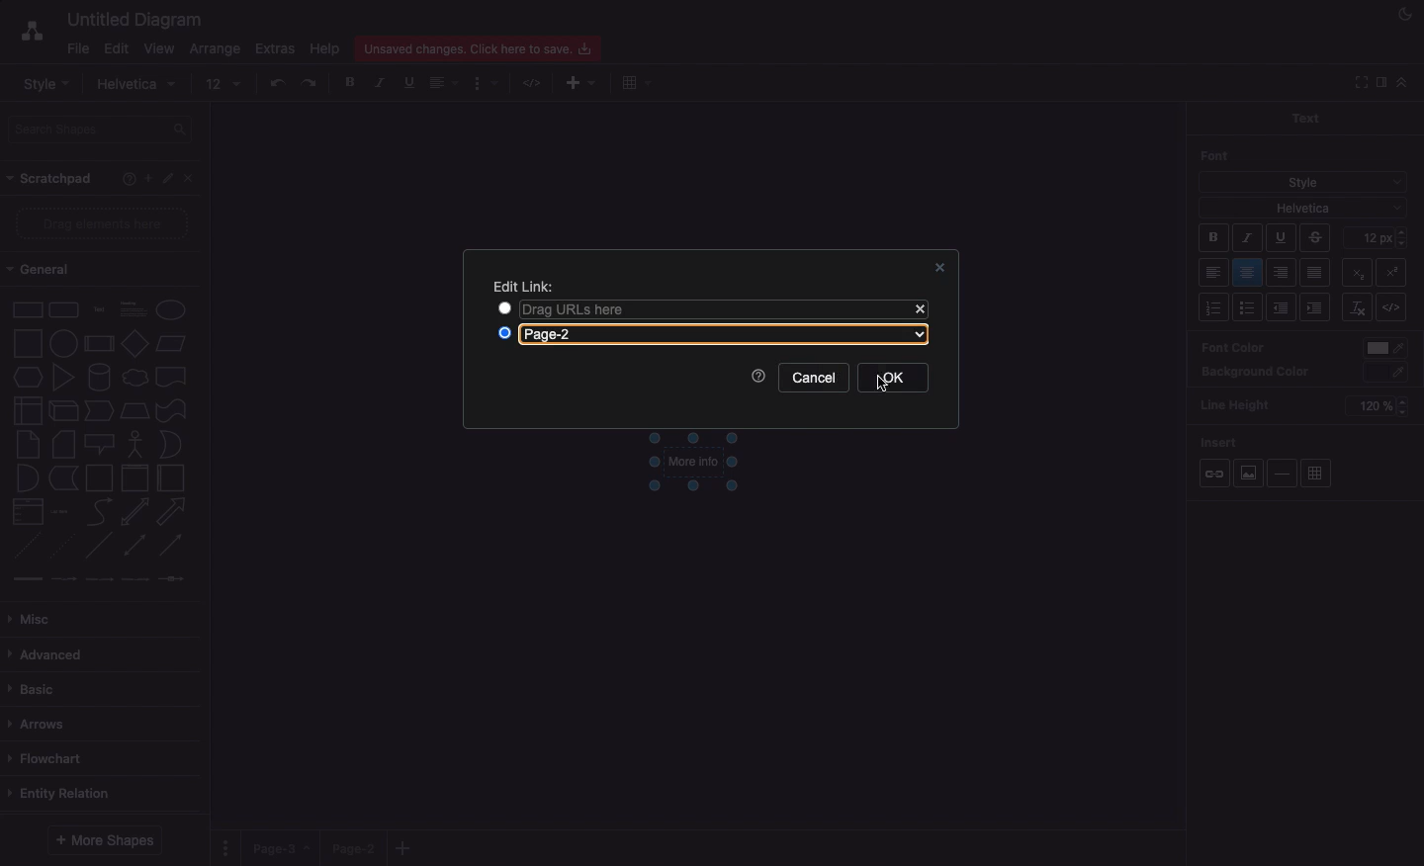 Image resolution: width=1424 pixels, height=866 pixels. What do you see at coordinates (147, 177) in the screenshot?
I see `Add` at bounding box center [147, 177].